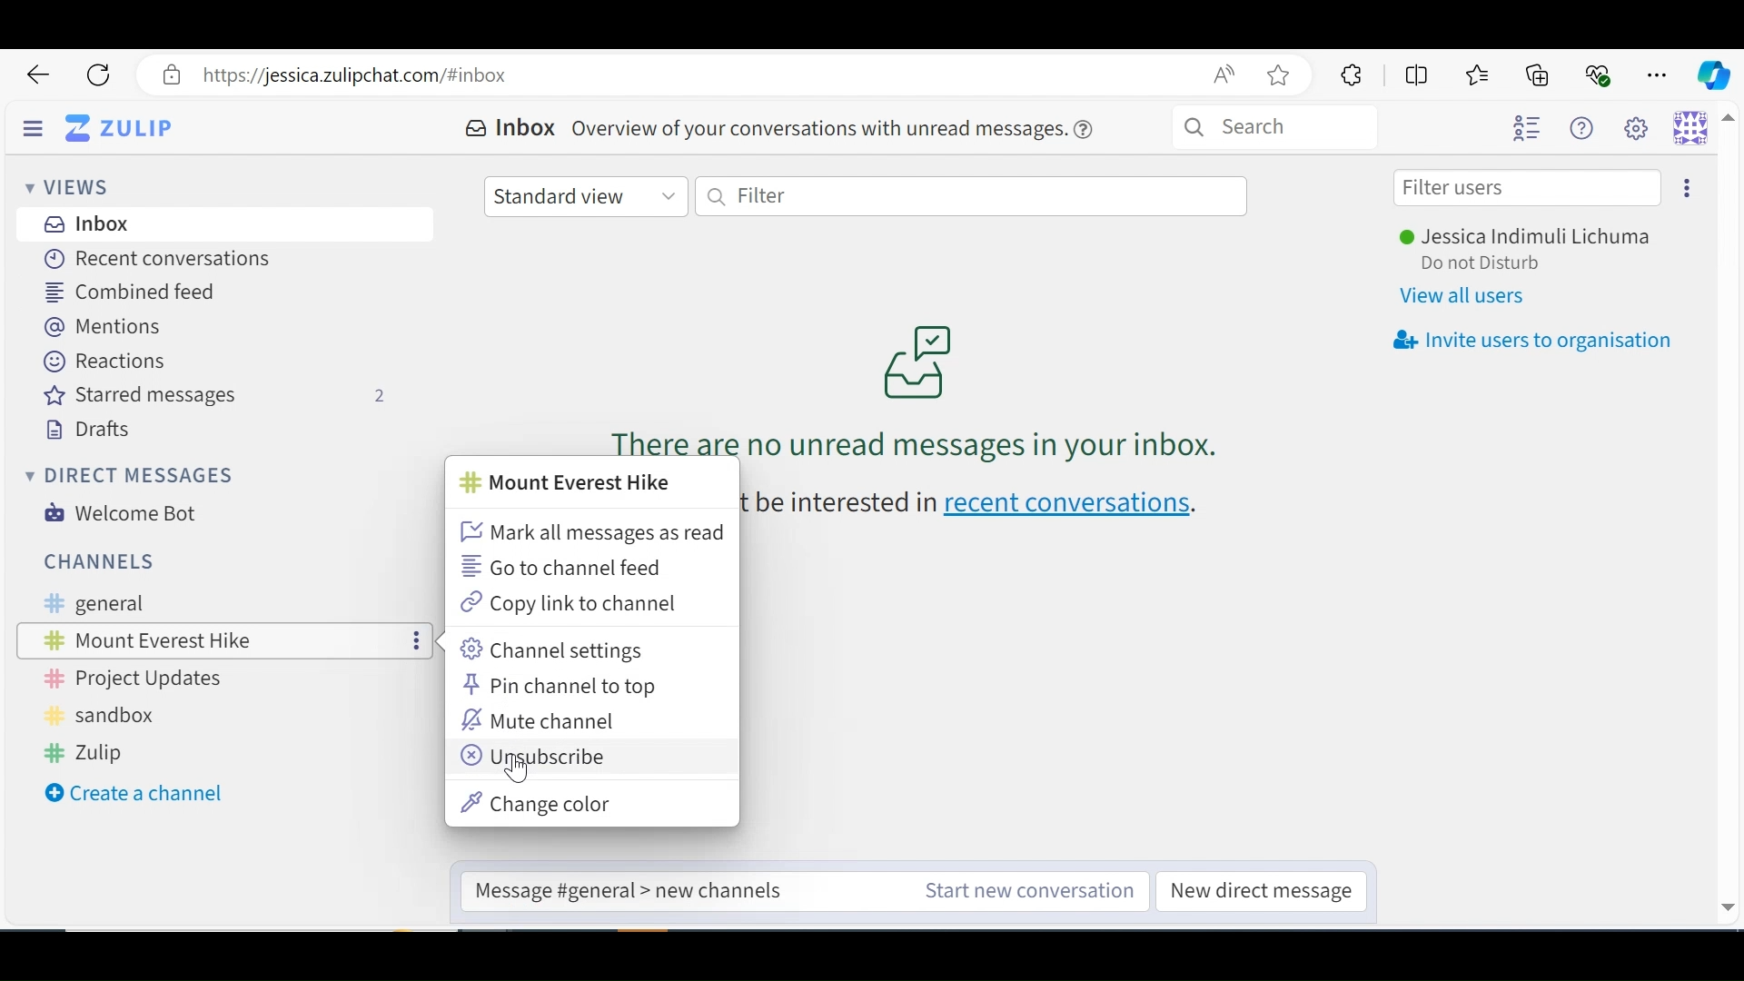 This screenshot has width=1744, height=981. What do you see at coordinates (522, 770) in the screenshot?
I see `Cursor` at bounding box center [522, 770].